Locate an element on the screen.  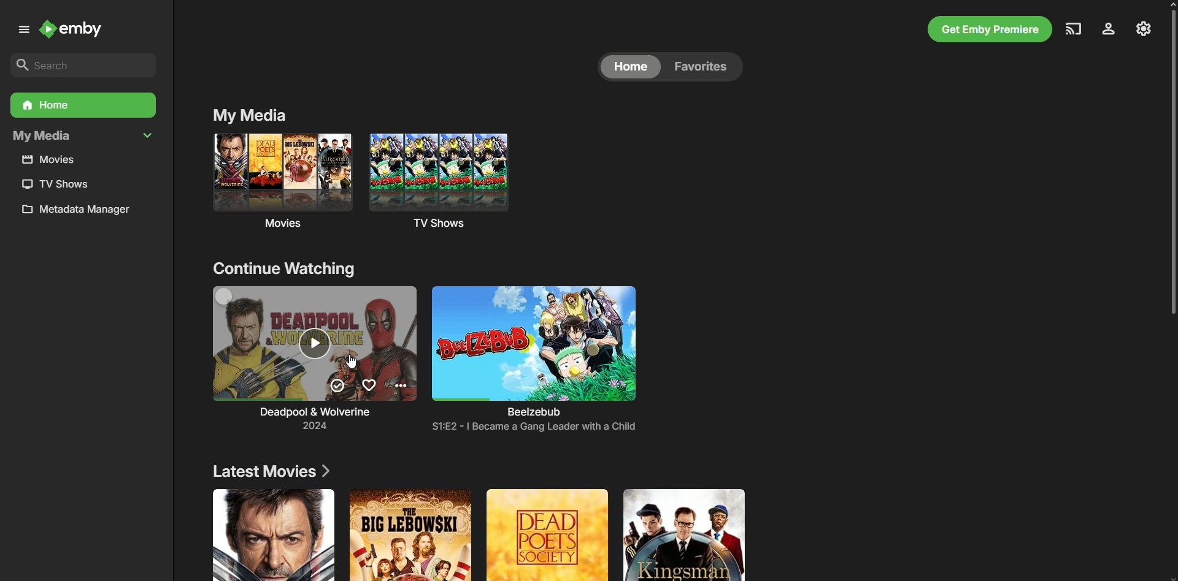
S1:E2 - I Became a Gang Leader with a Child is located at coordinates (533, 427).